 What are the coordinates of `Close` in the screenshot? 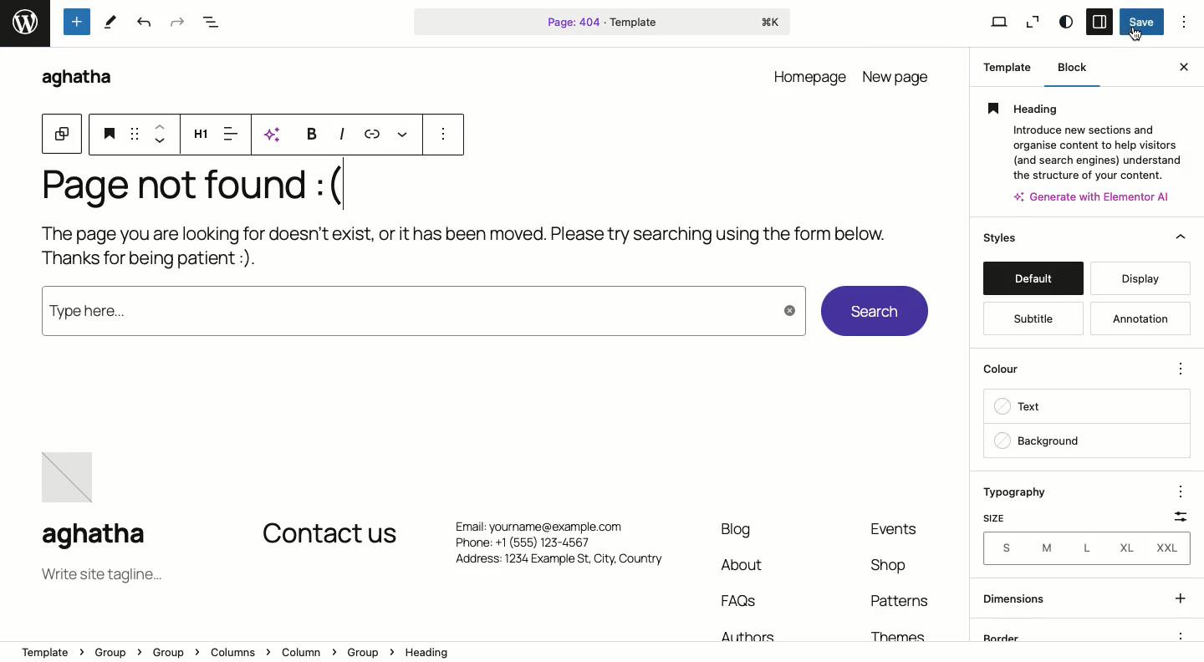 It's located at (1186, 68).